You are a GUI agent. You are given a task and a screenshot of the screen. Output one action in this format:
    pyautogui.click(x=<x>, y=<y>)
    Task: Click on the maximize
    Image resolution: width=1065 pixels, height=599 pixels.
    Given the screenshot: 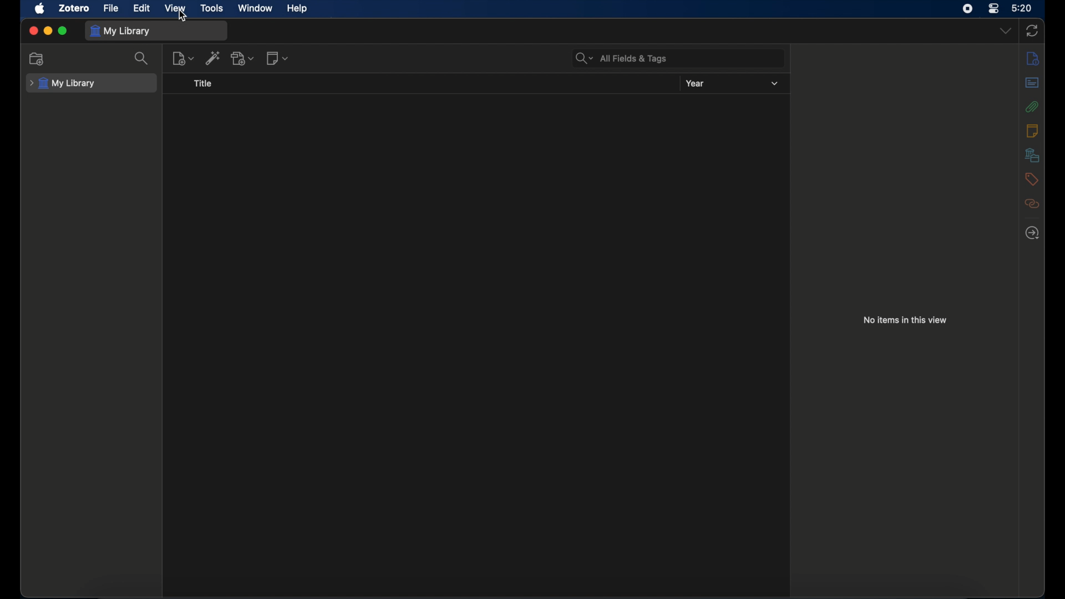 What is the action you would take?
    pyautogui.click(x=63, y=32)
    